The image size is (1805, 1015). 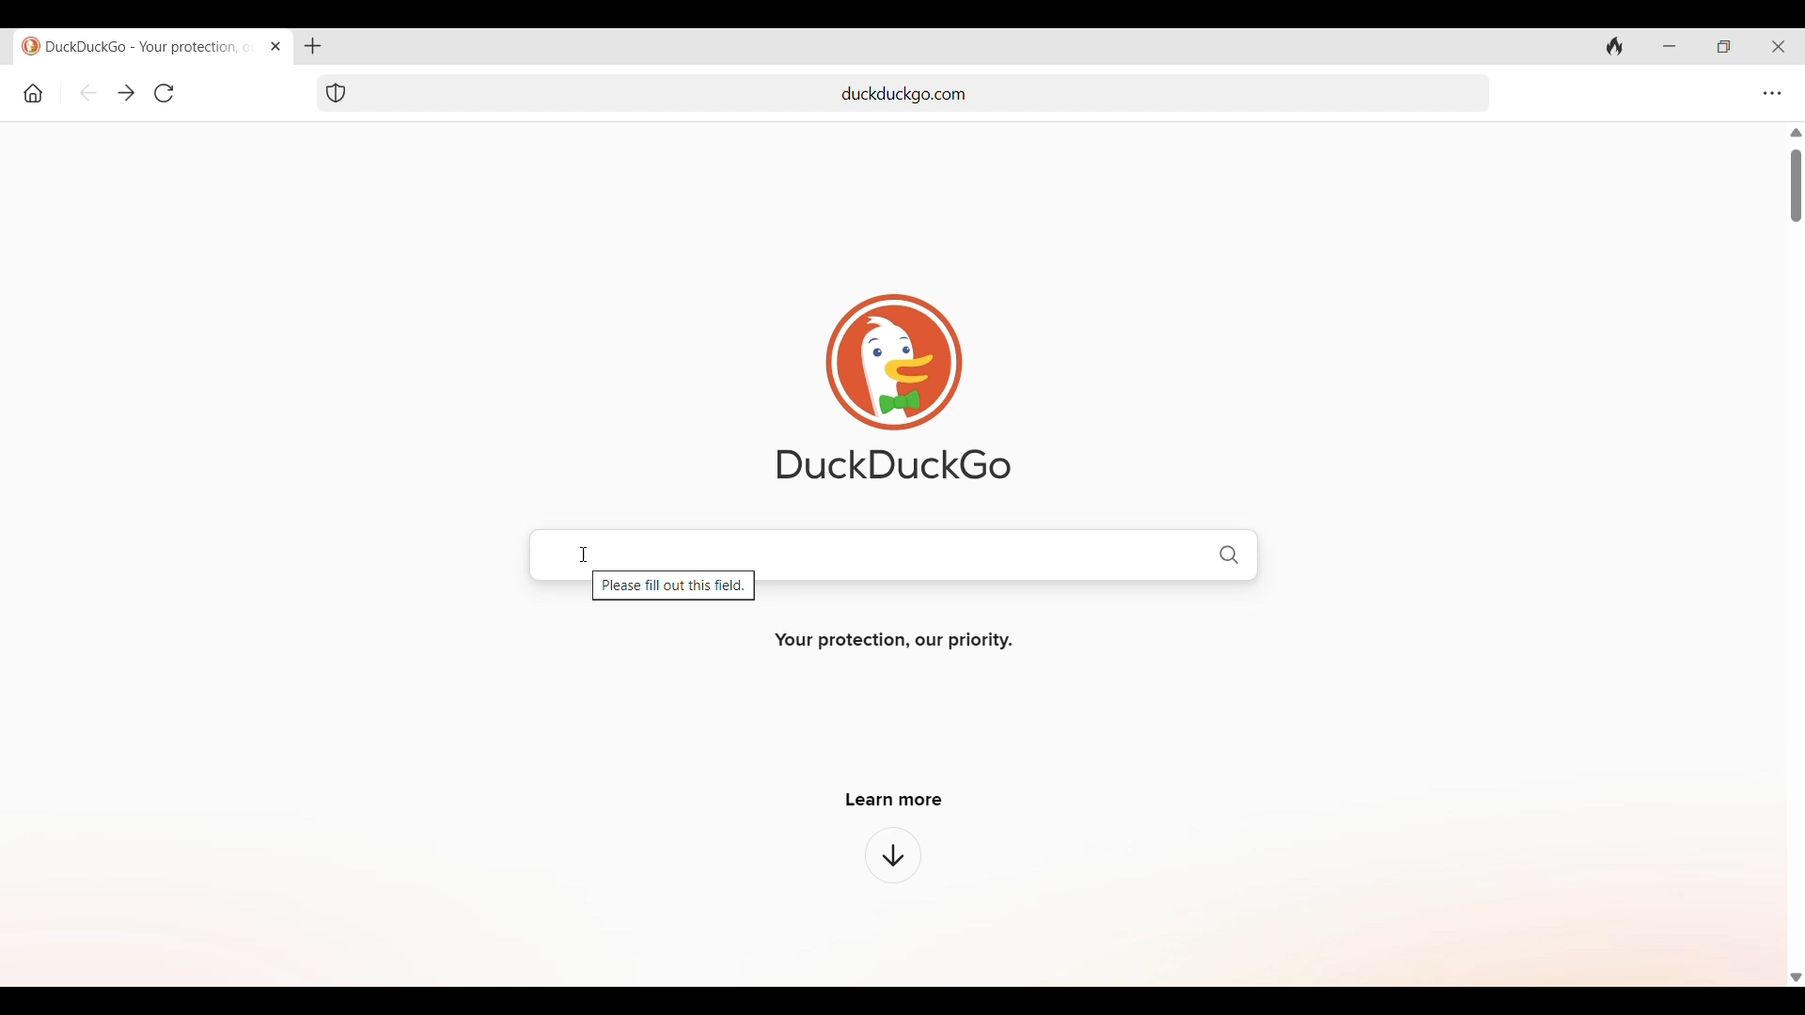 What do you see at coordinates (1670, 47) in the screenshot?
I see `Minimize` at bounding box center [1670, 47].